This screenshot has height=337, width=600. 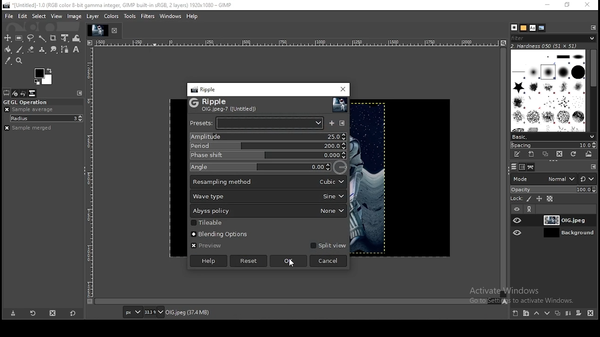 I want to click on edit this brush, so click(x=517, y=155).